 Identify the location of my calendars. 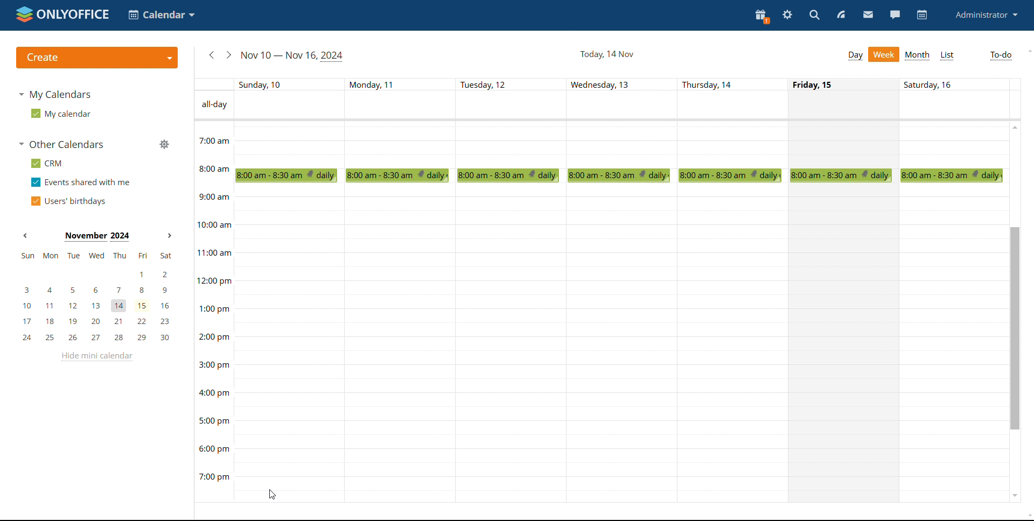
(55, 94).